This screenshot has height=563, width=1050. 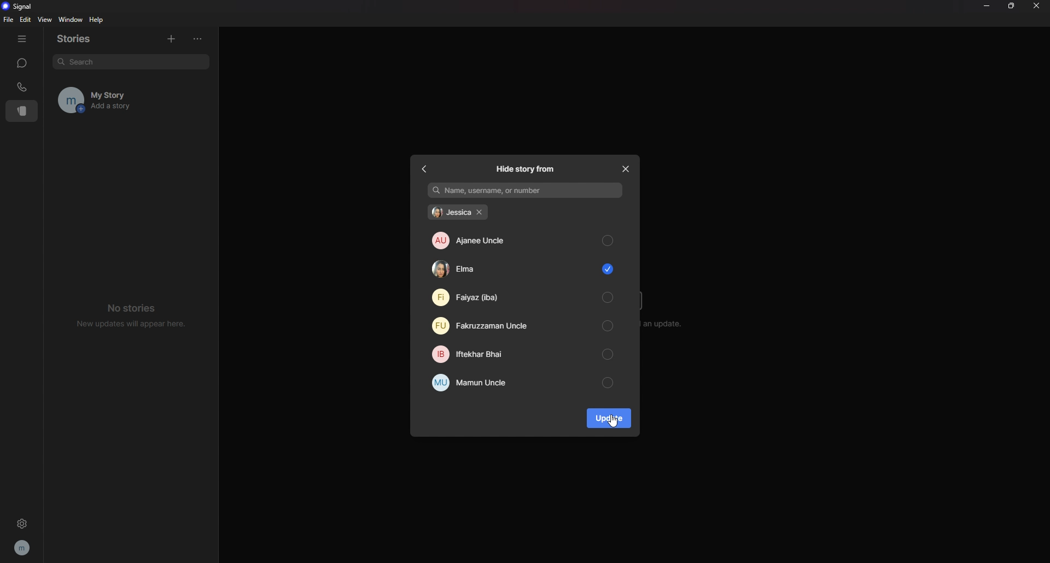 I want to click on remove, so click(x=480, y=213).